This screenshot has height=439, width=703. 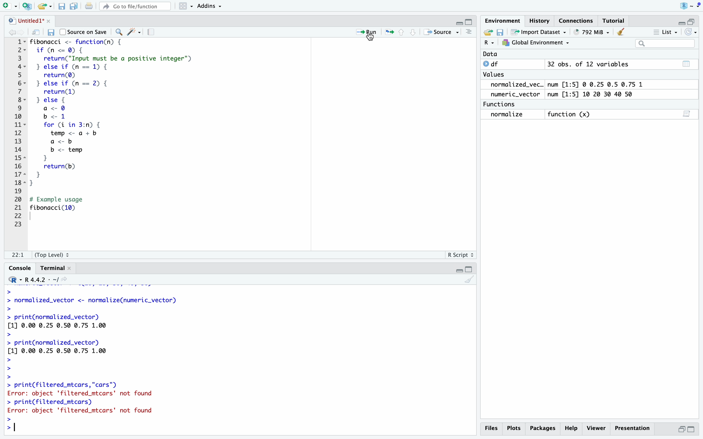 What do you see at coordinates (687, 113) in the screenshot?
I see `script editor` at bounding box center [687, 113].